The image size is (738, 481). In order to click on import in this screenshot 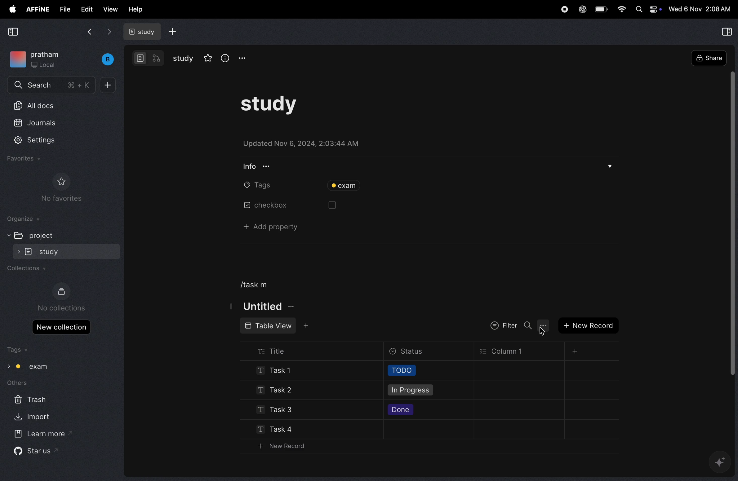, I will do `click(33, 417)`.